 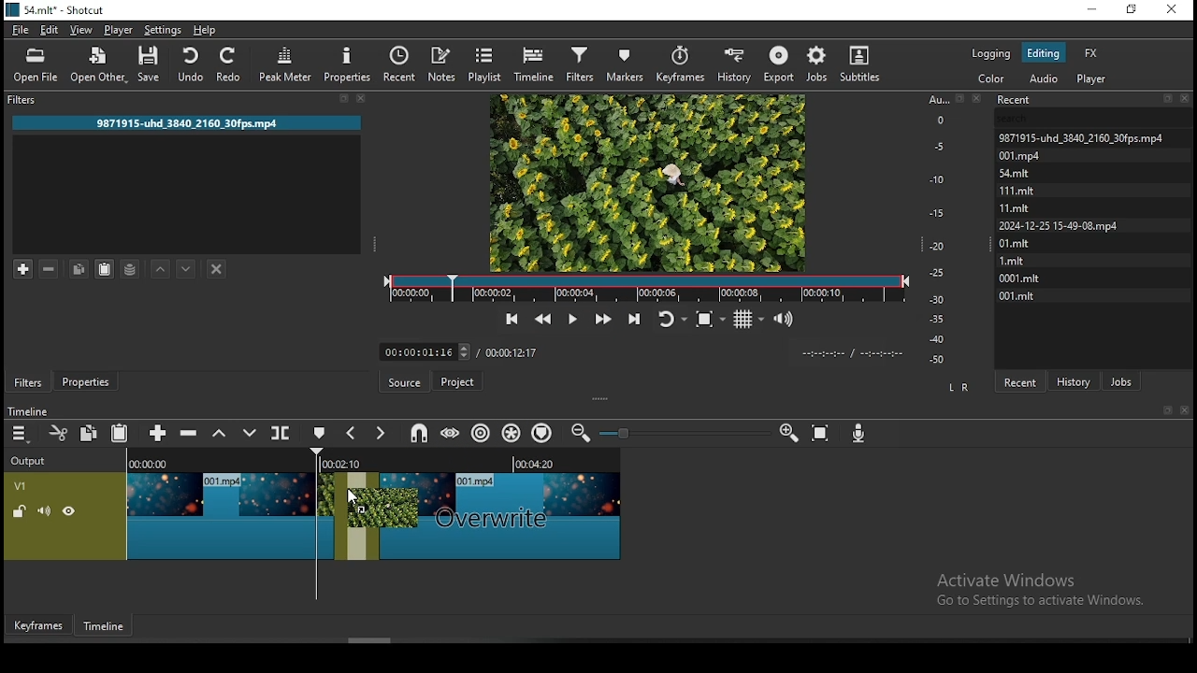 What do you see at coordinates (645, 288) in the screenshot?
I see `Progress bar` at bounding box center [645, 288].